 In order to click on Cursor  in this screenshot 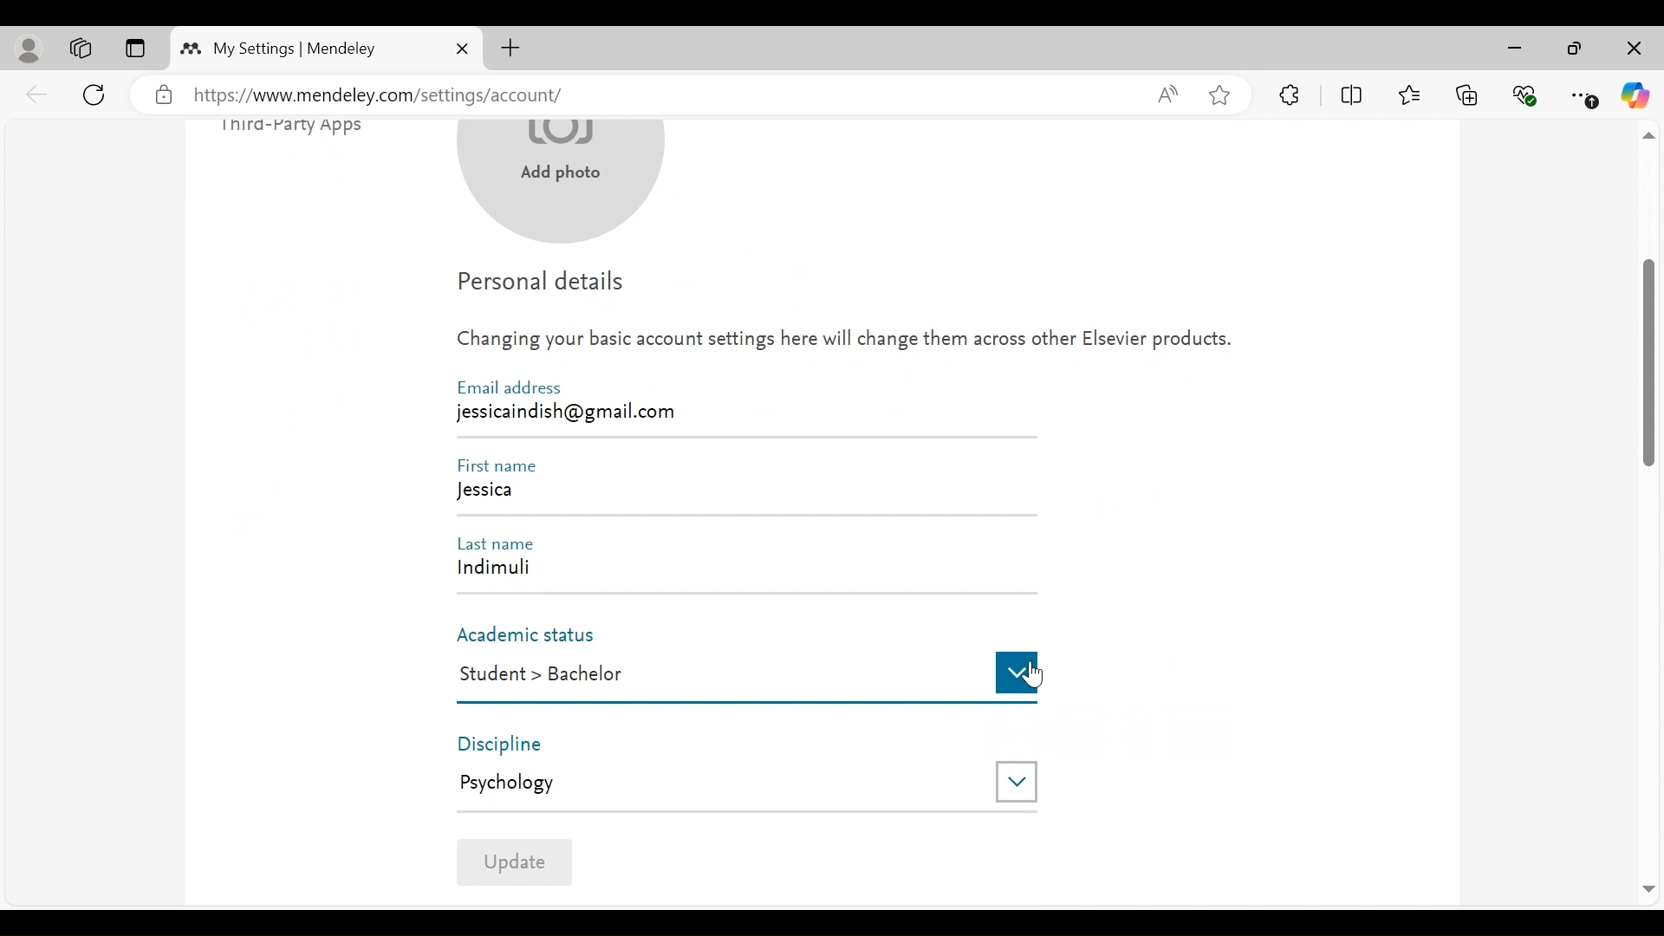, I will do `click(1036, 676)`.